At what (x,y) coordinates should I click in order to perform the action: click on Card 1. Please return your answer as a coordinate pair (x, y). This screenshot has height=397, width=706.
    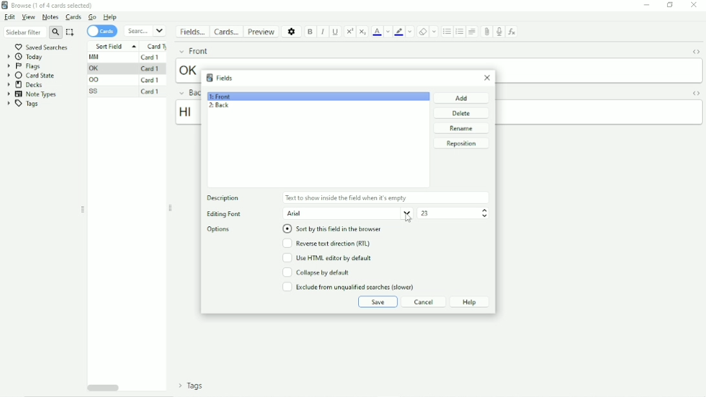
    Looking at the image, I should click on (151, 80).